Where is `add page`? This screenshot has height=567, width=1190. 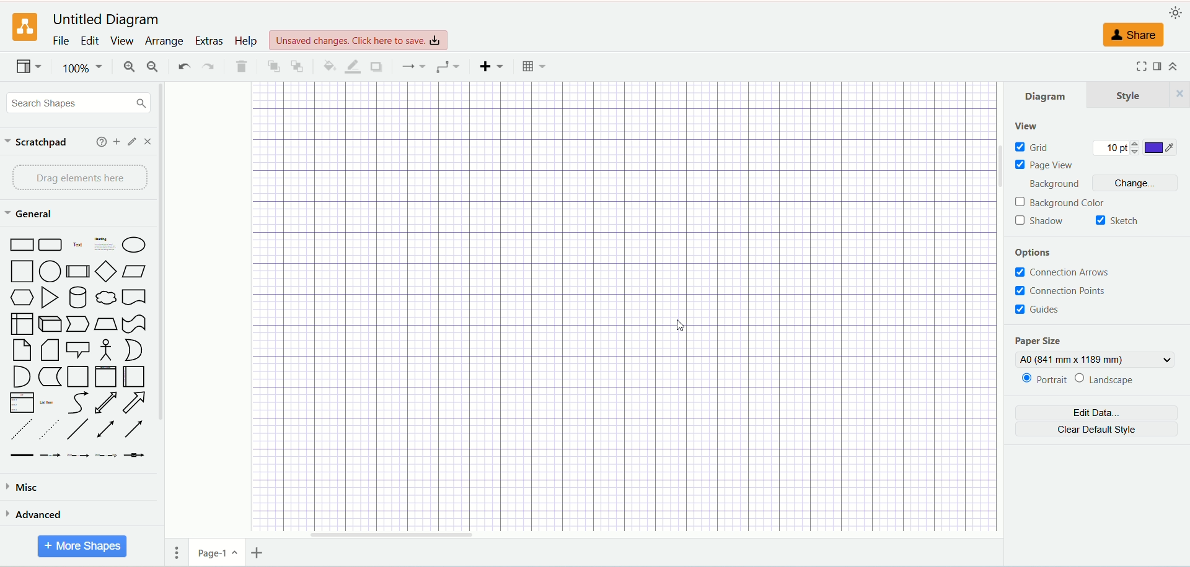 add page is located at coordinates (261, 552).